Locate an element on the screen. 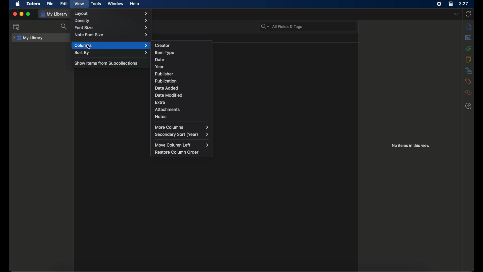 The image size is (483, 272). date added is located at coordinates (167, 88).